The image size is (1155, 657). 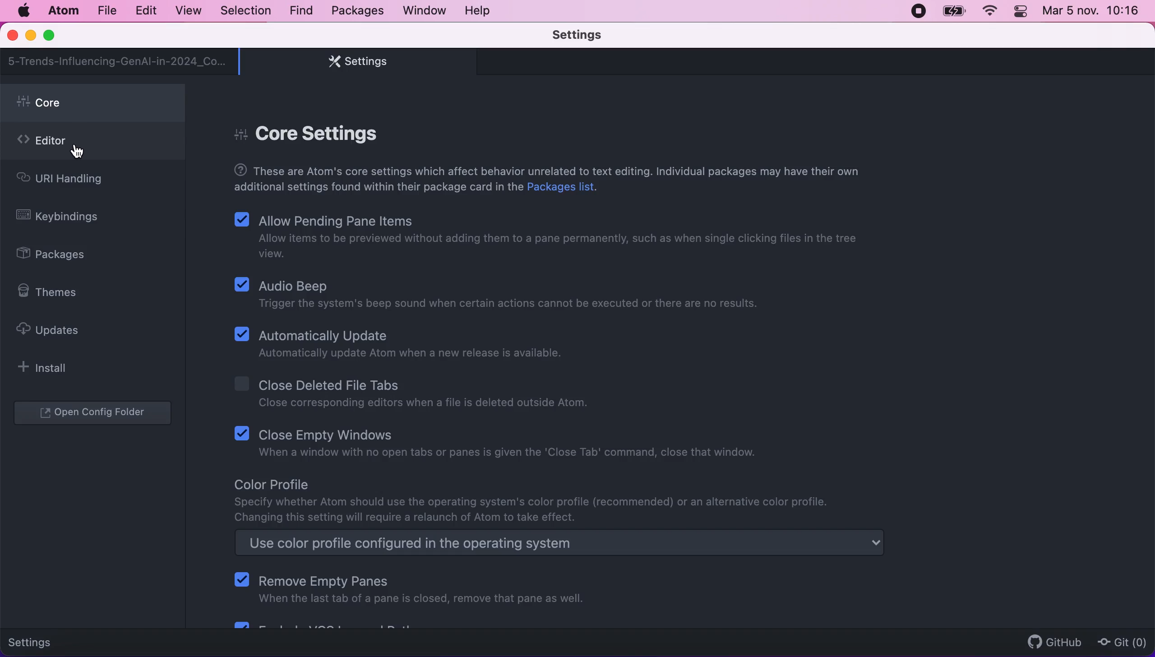 What do you see at coordinates (413, 589) in the screenshot?
I see `remove empty panes` at bounding box center [413, 589].